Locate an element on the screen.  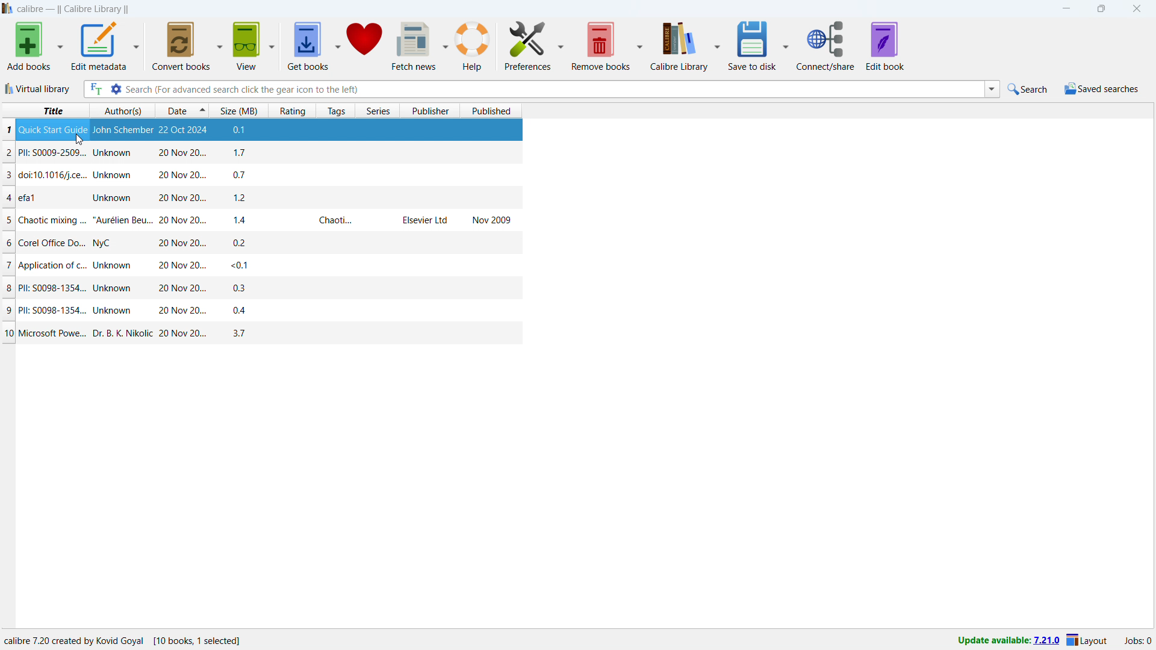
saved search menu is located at coordinates (1100, 88).